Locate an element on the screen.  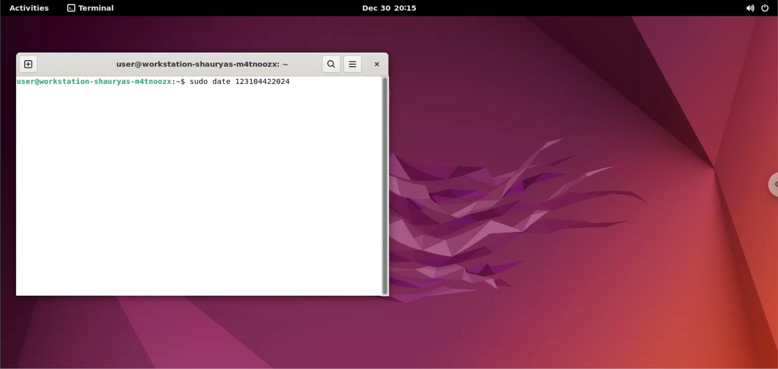
chrome options is located at coordinates (767, 182).